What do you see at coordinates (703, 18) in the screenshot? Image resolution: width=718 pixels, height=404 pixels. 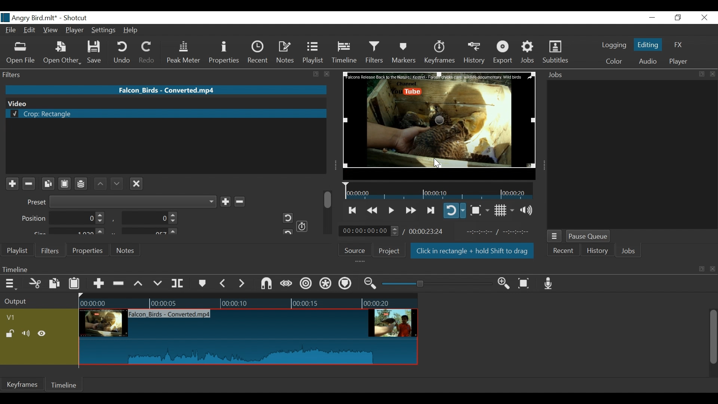 I see `Close` at bounding box center [703, 18].